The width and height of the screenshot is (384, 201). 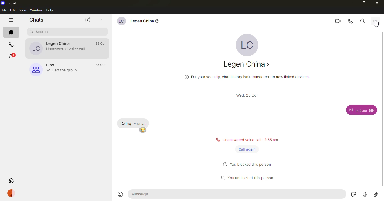 I want to click on minimize, so click(x=351, y=3).